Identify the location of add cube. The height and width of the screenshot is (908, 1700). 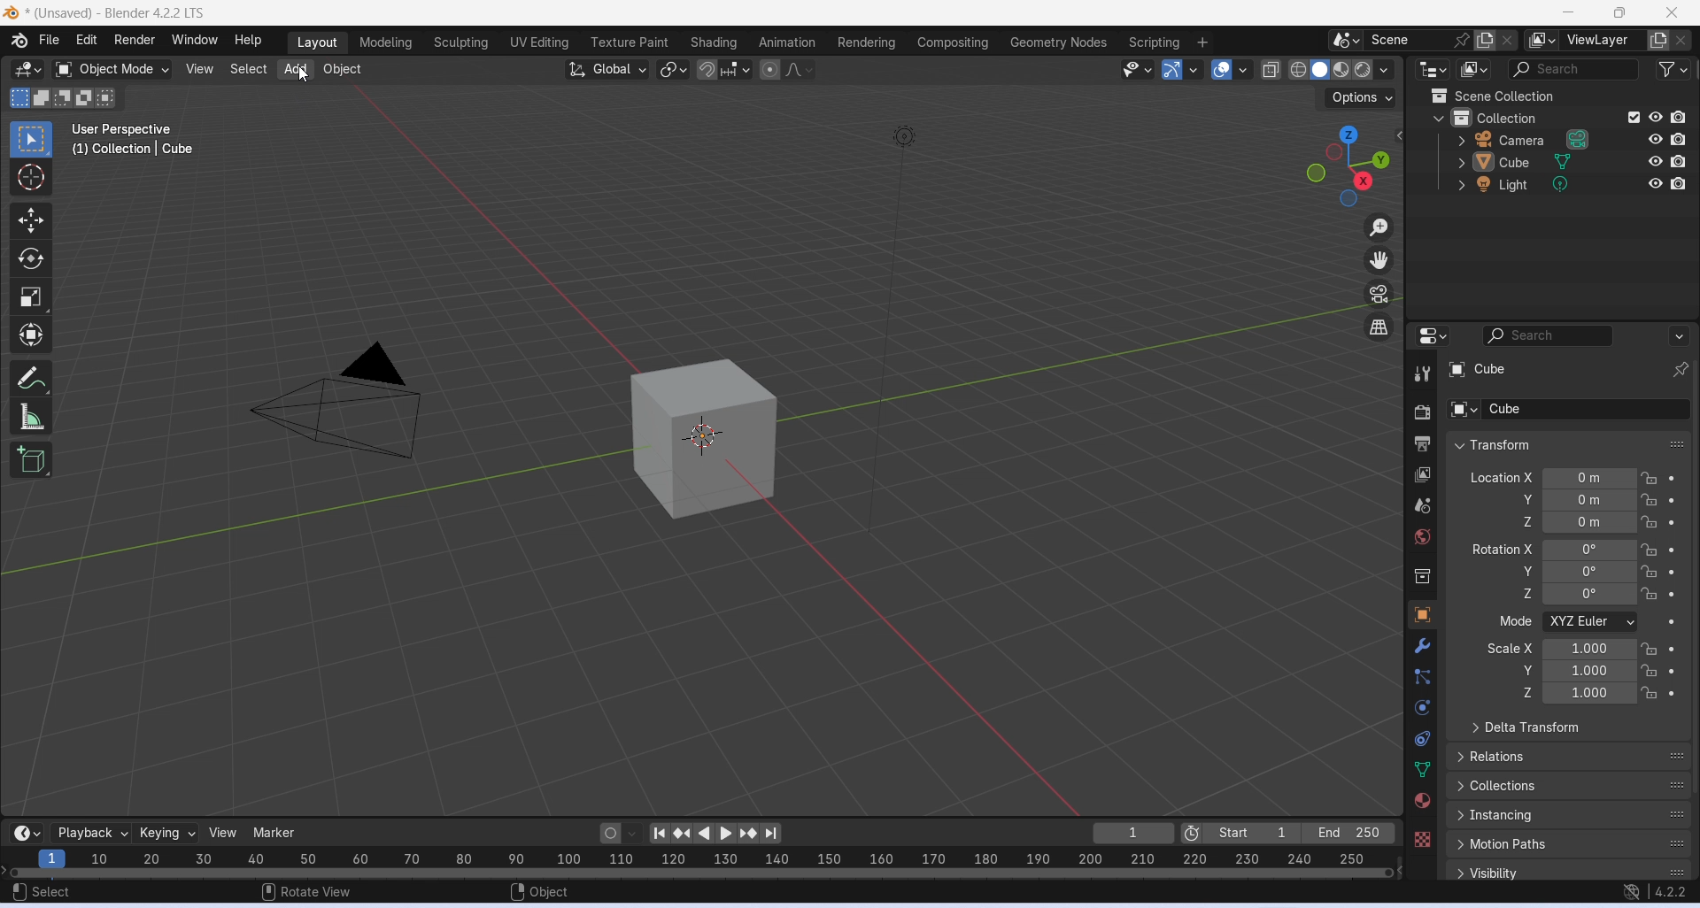
(32, 459).